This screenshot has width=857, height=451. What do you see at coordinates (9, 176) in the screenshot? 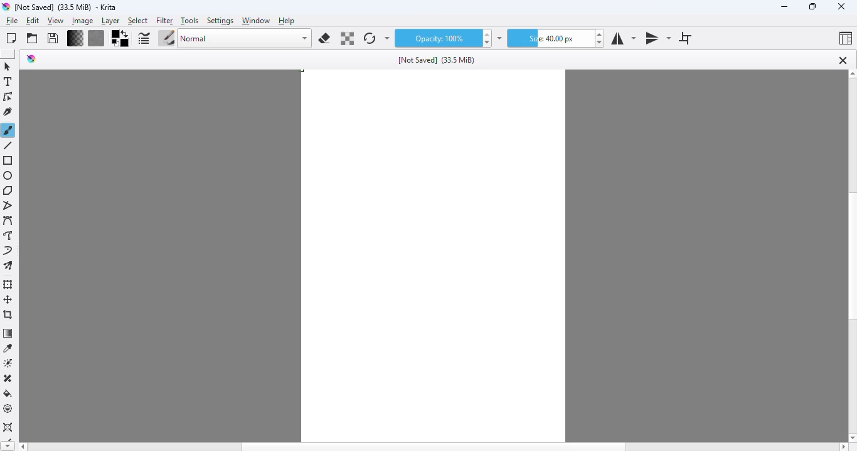
I see `ellipse tool` at bounding box center [9, 176].